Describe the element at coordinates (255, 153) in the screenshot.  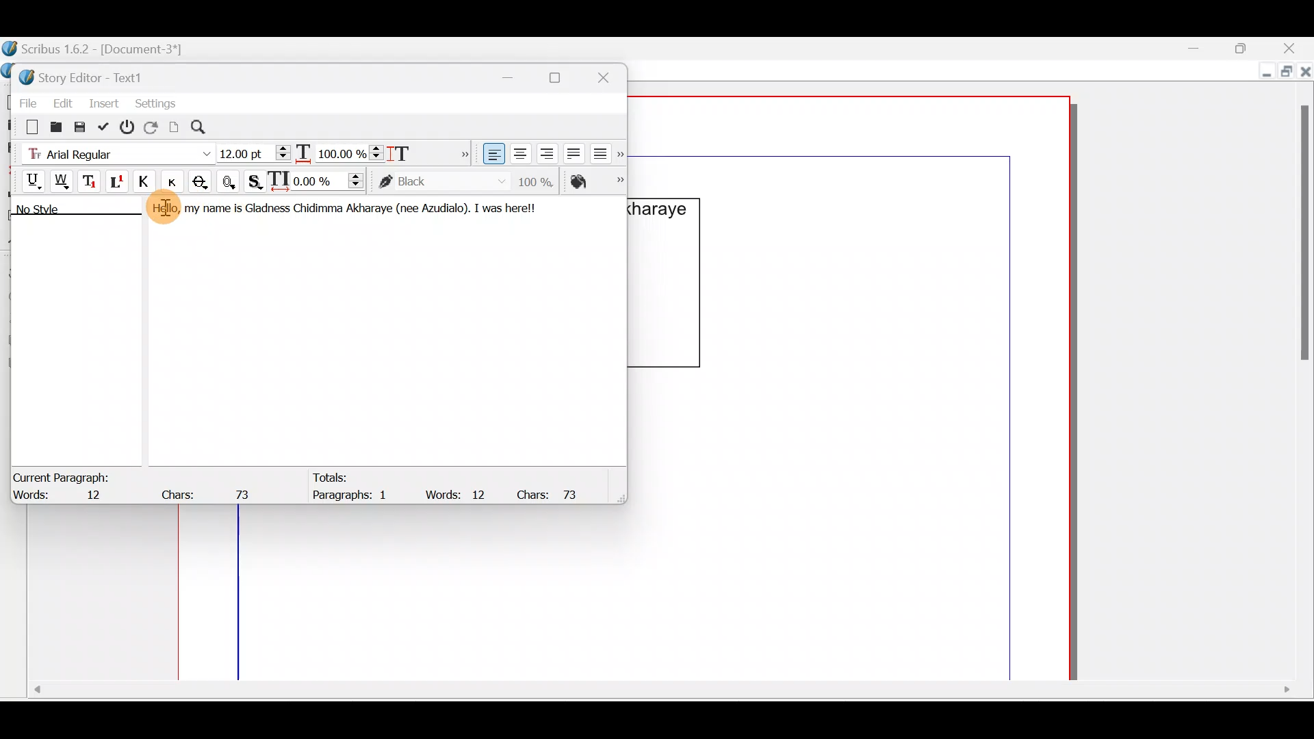
I see `Font size - 12:00pt` at that location.